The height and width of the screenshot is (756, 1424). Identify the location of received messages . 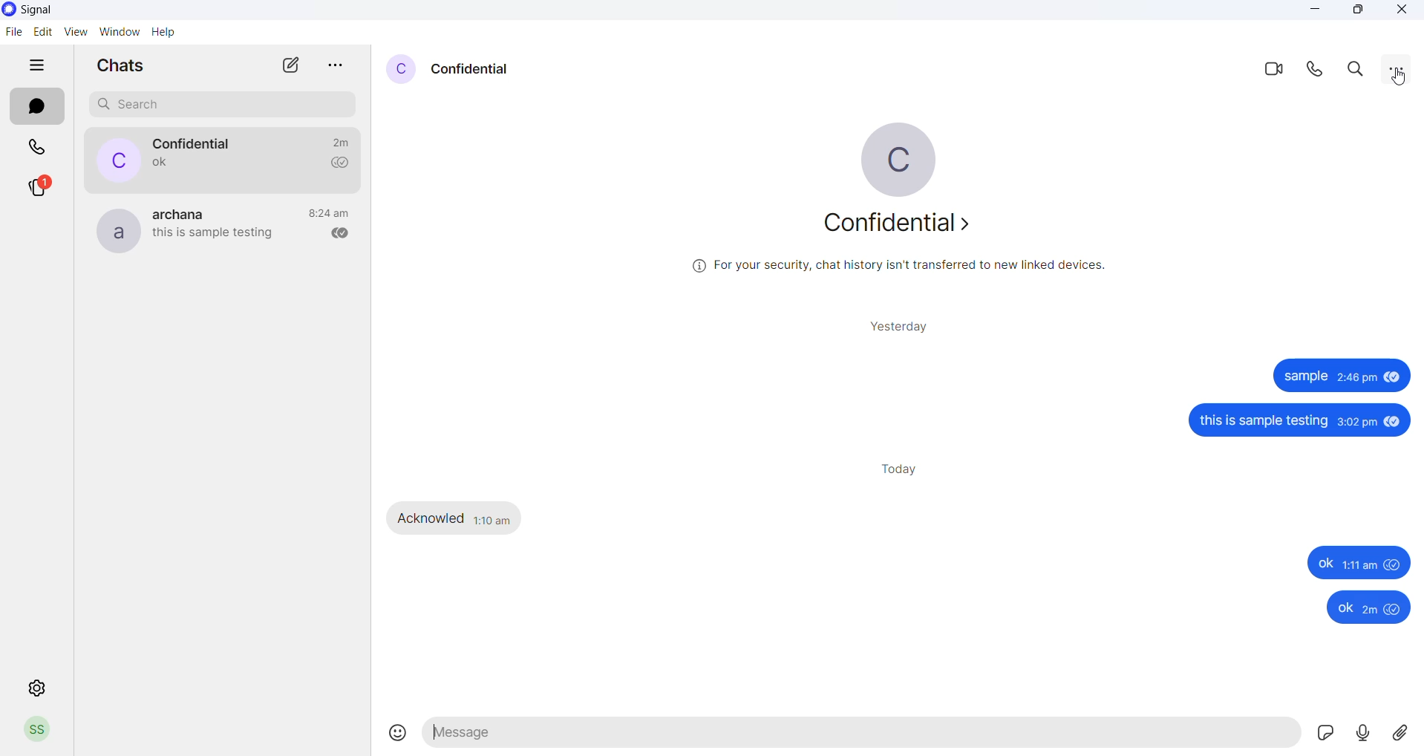
(459, 518).